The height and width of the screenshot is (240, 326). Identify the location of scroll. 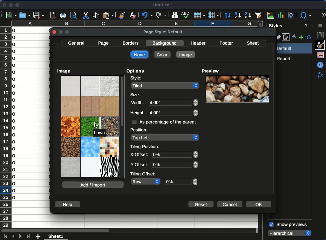
(122, 127).